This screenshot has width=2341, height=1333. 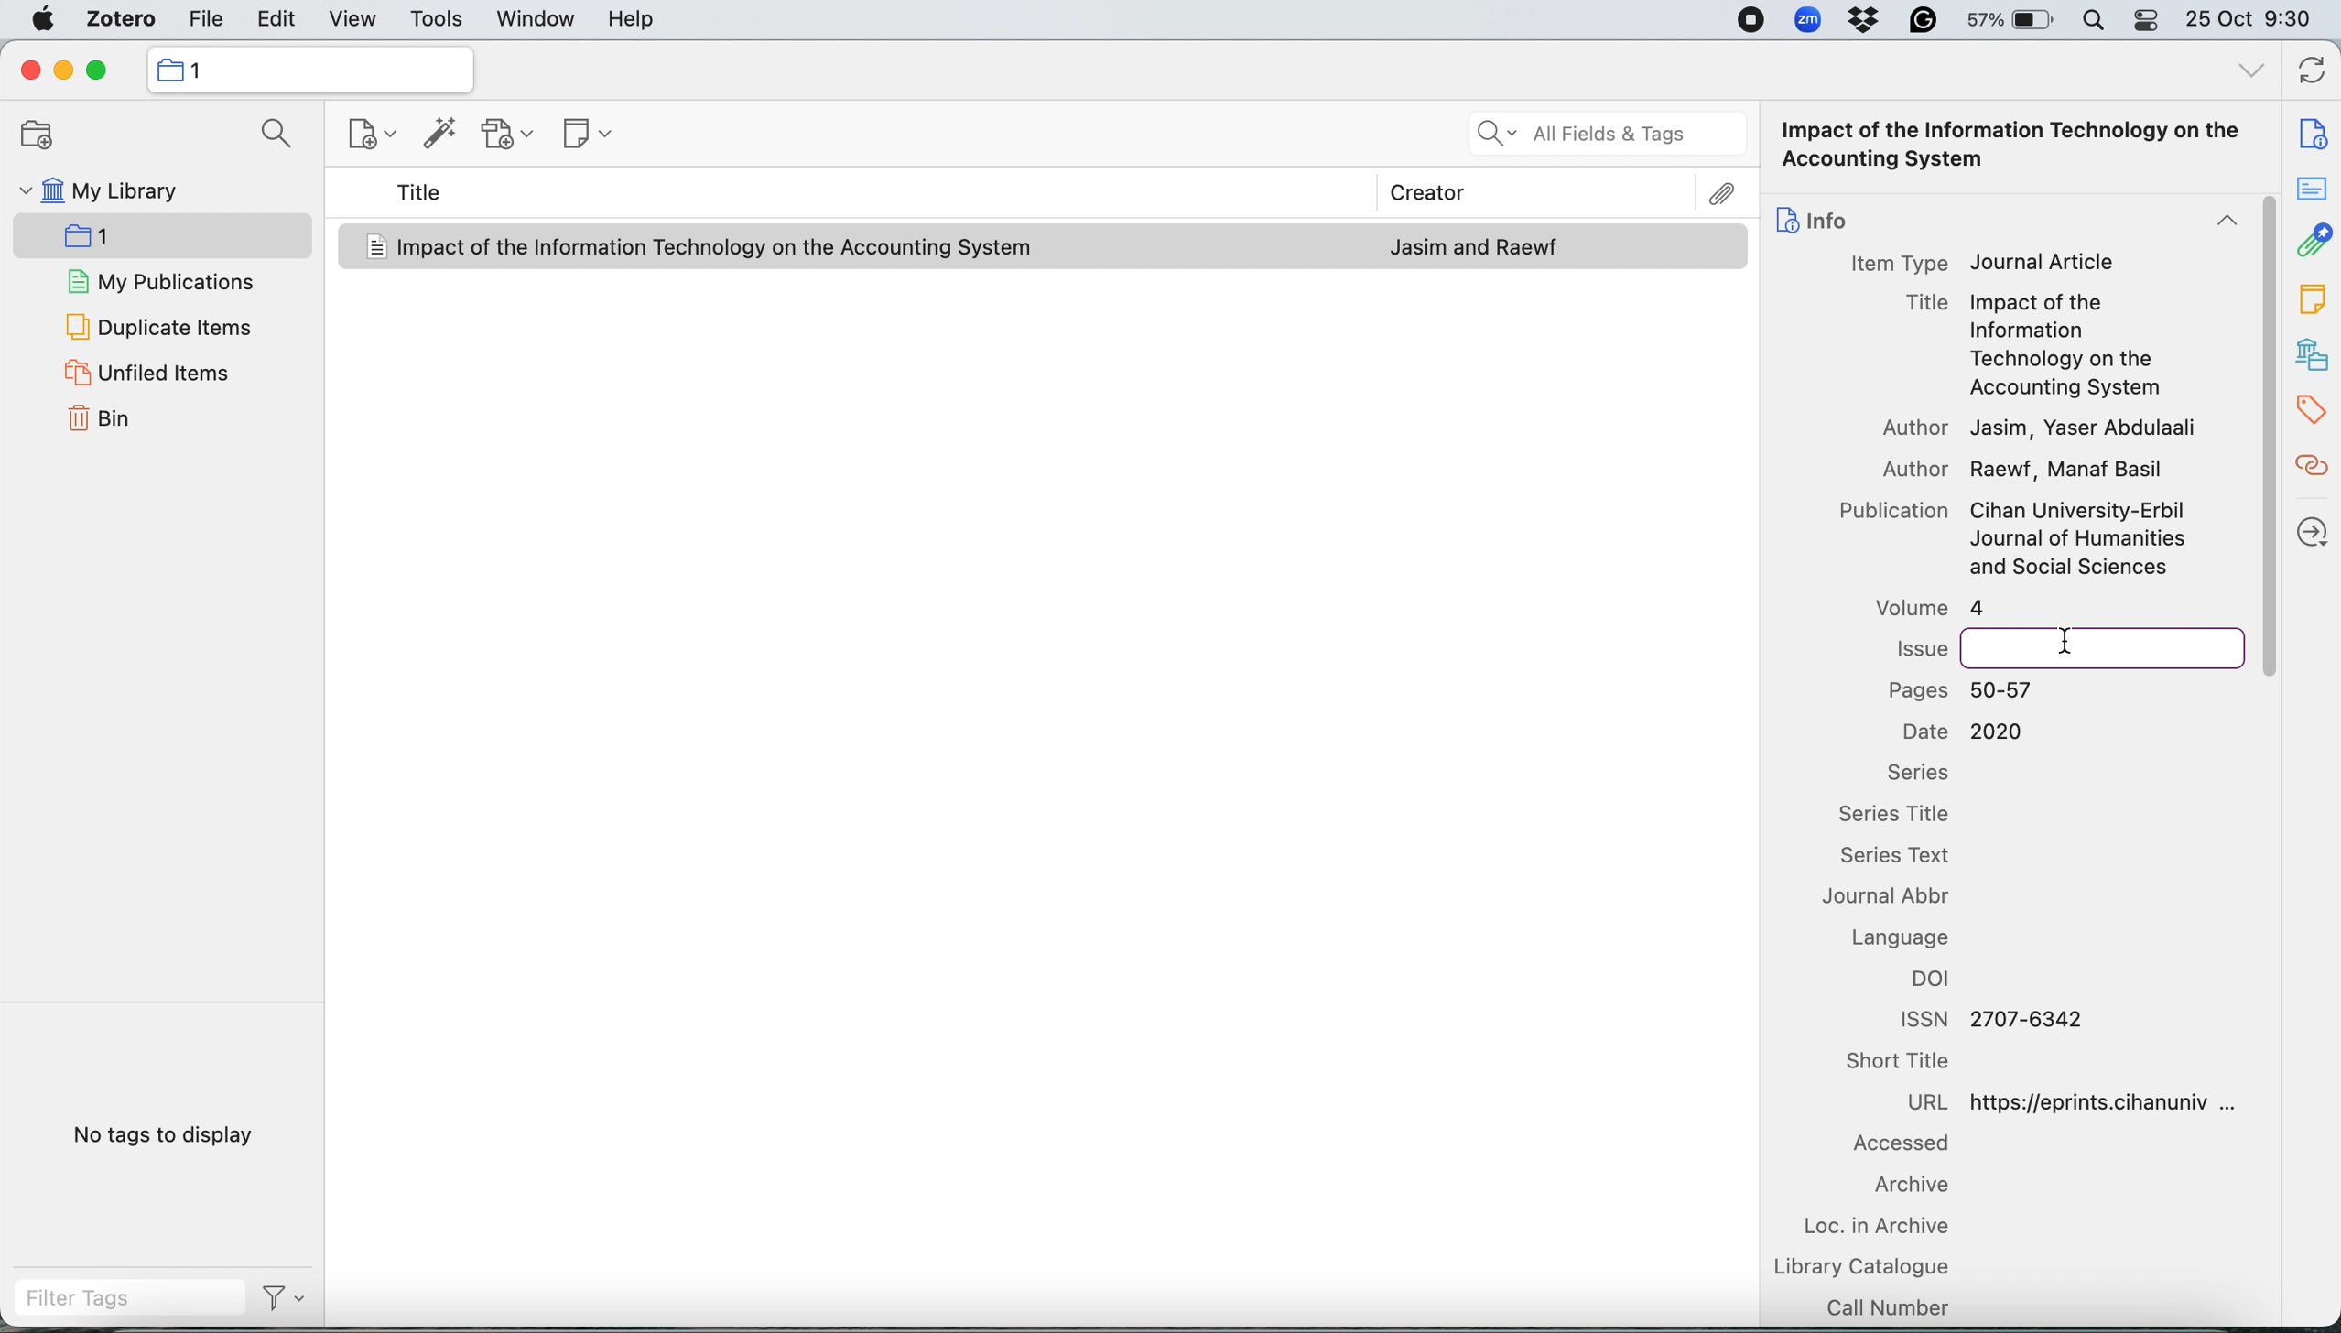 I want to click on related, so click(x=2310, y=472).